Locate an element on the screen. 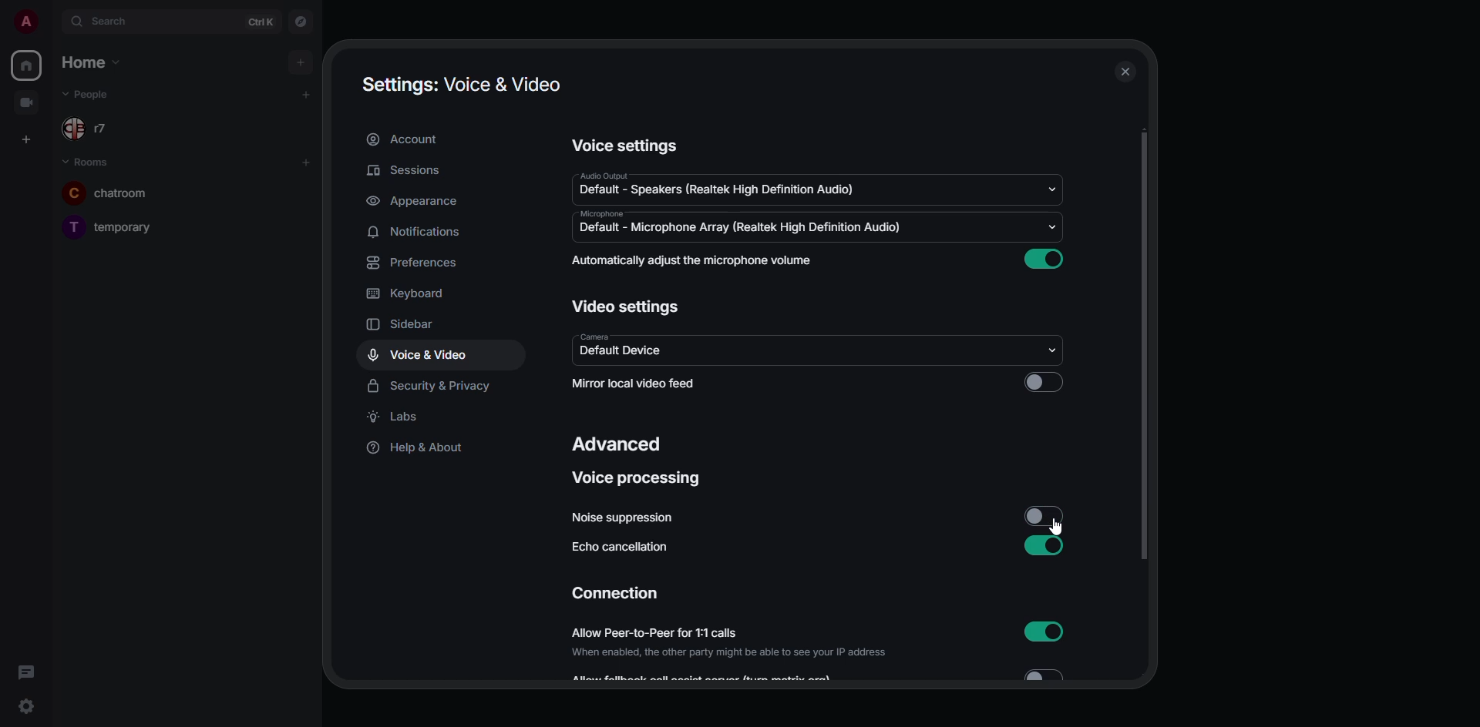 The image size is (1480, 727). echo cancellation is located at coordinates (617, 548).